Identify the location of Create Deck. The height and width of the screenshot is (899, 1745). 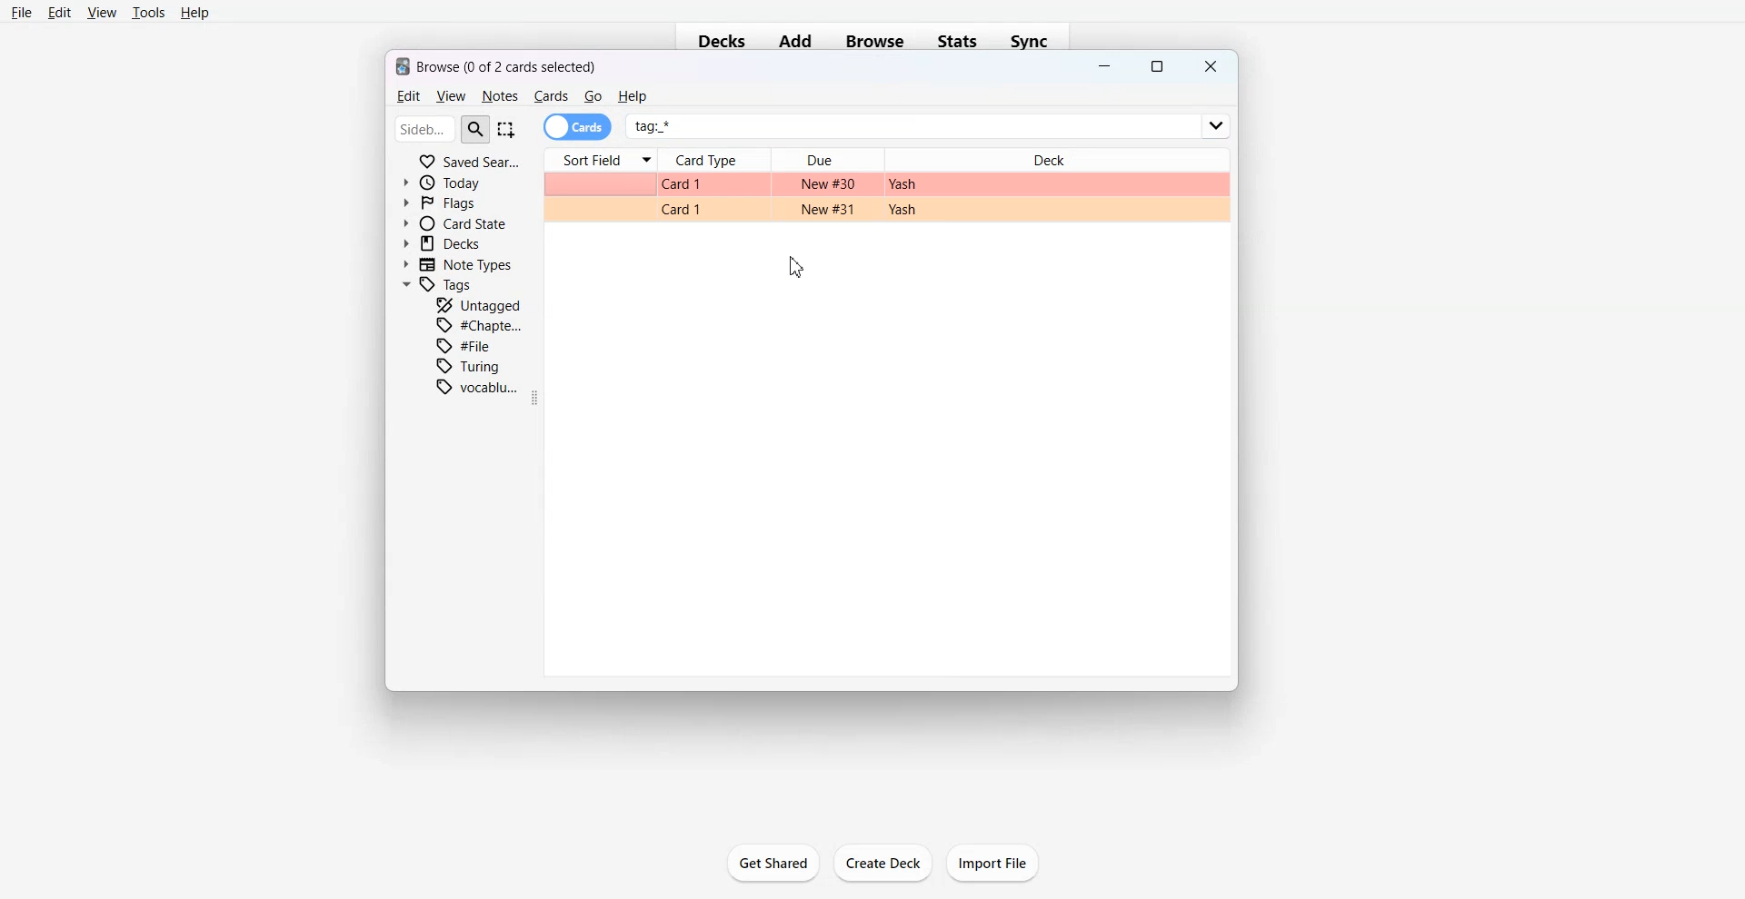
(883, 864).